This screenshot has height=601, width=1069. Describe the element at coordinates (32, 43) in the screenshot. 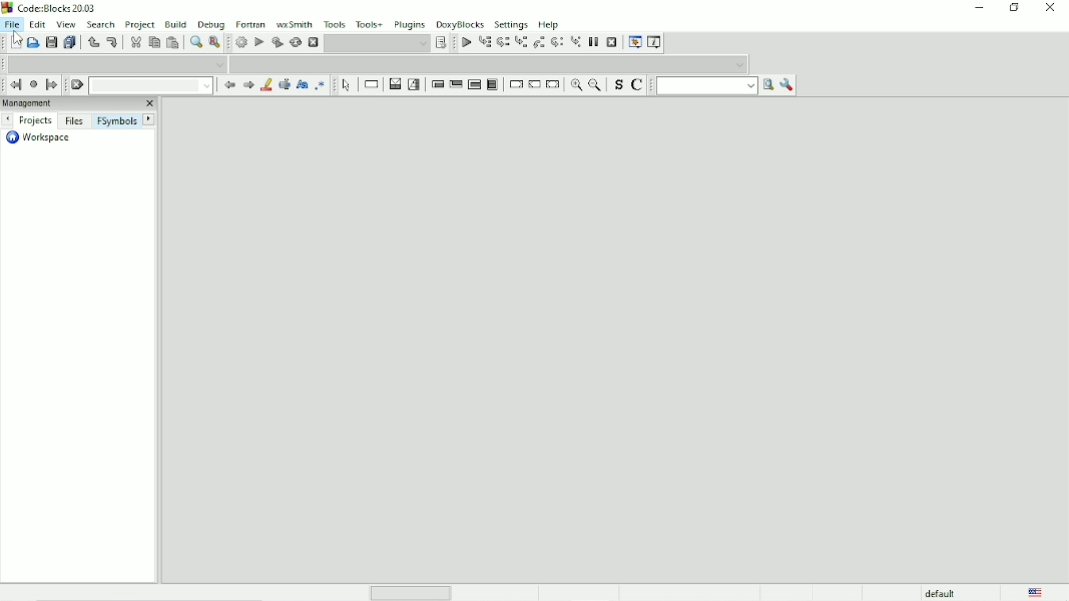

I see `Open` at that location.